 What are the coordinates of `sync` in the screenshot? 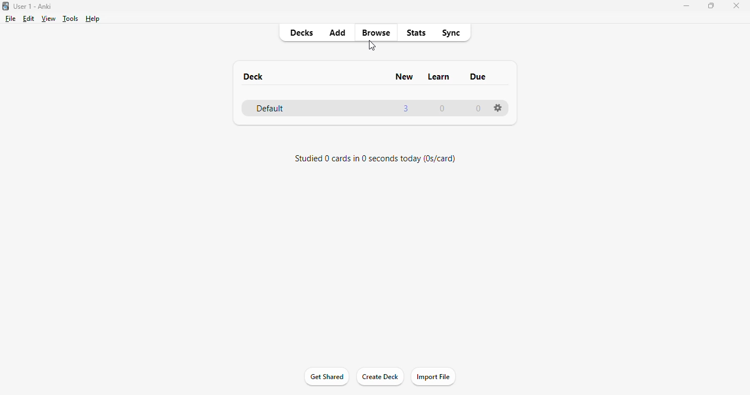 It's located at (452, 33).